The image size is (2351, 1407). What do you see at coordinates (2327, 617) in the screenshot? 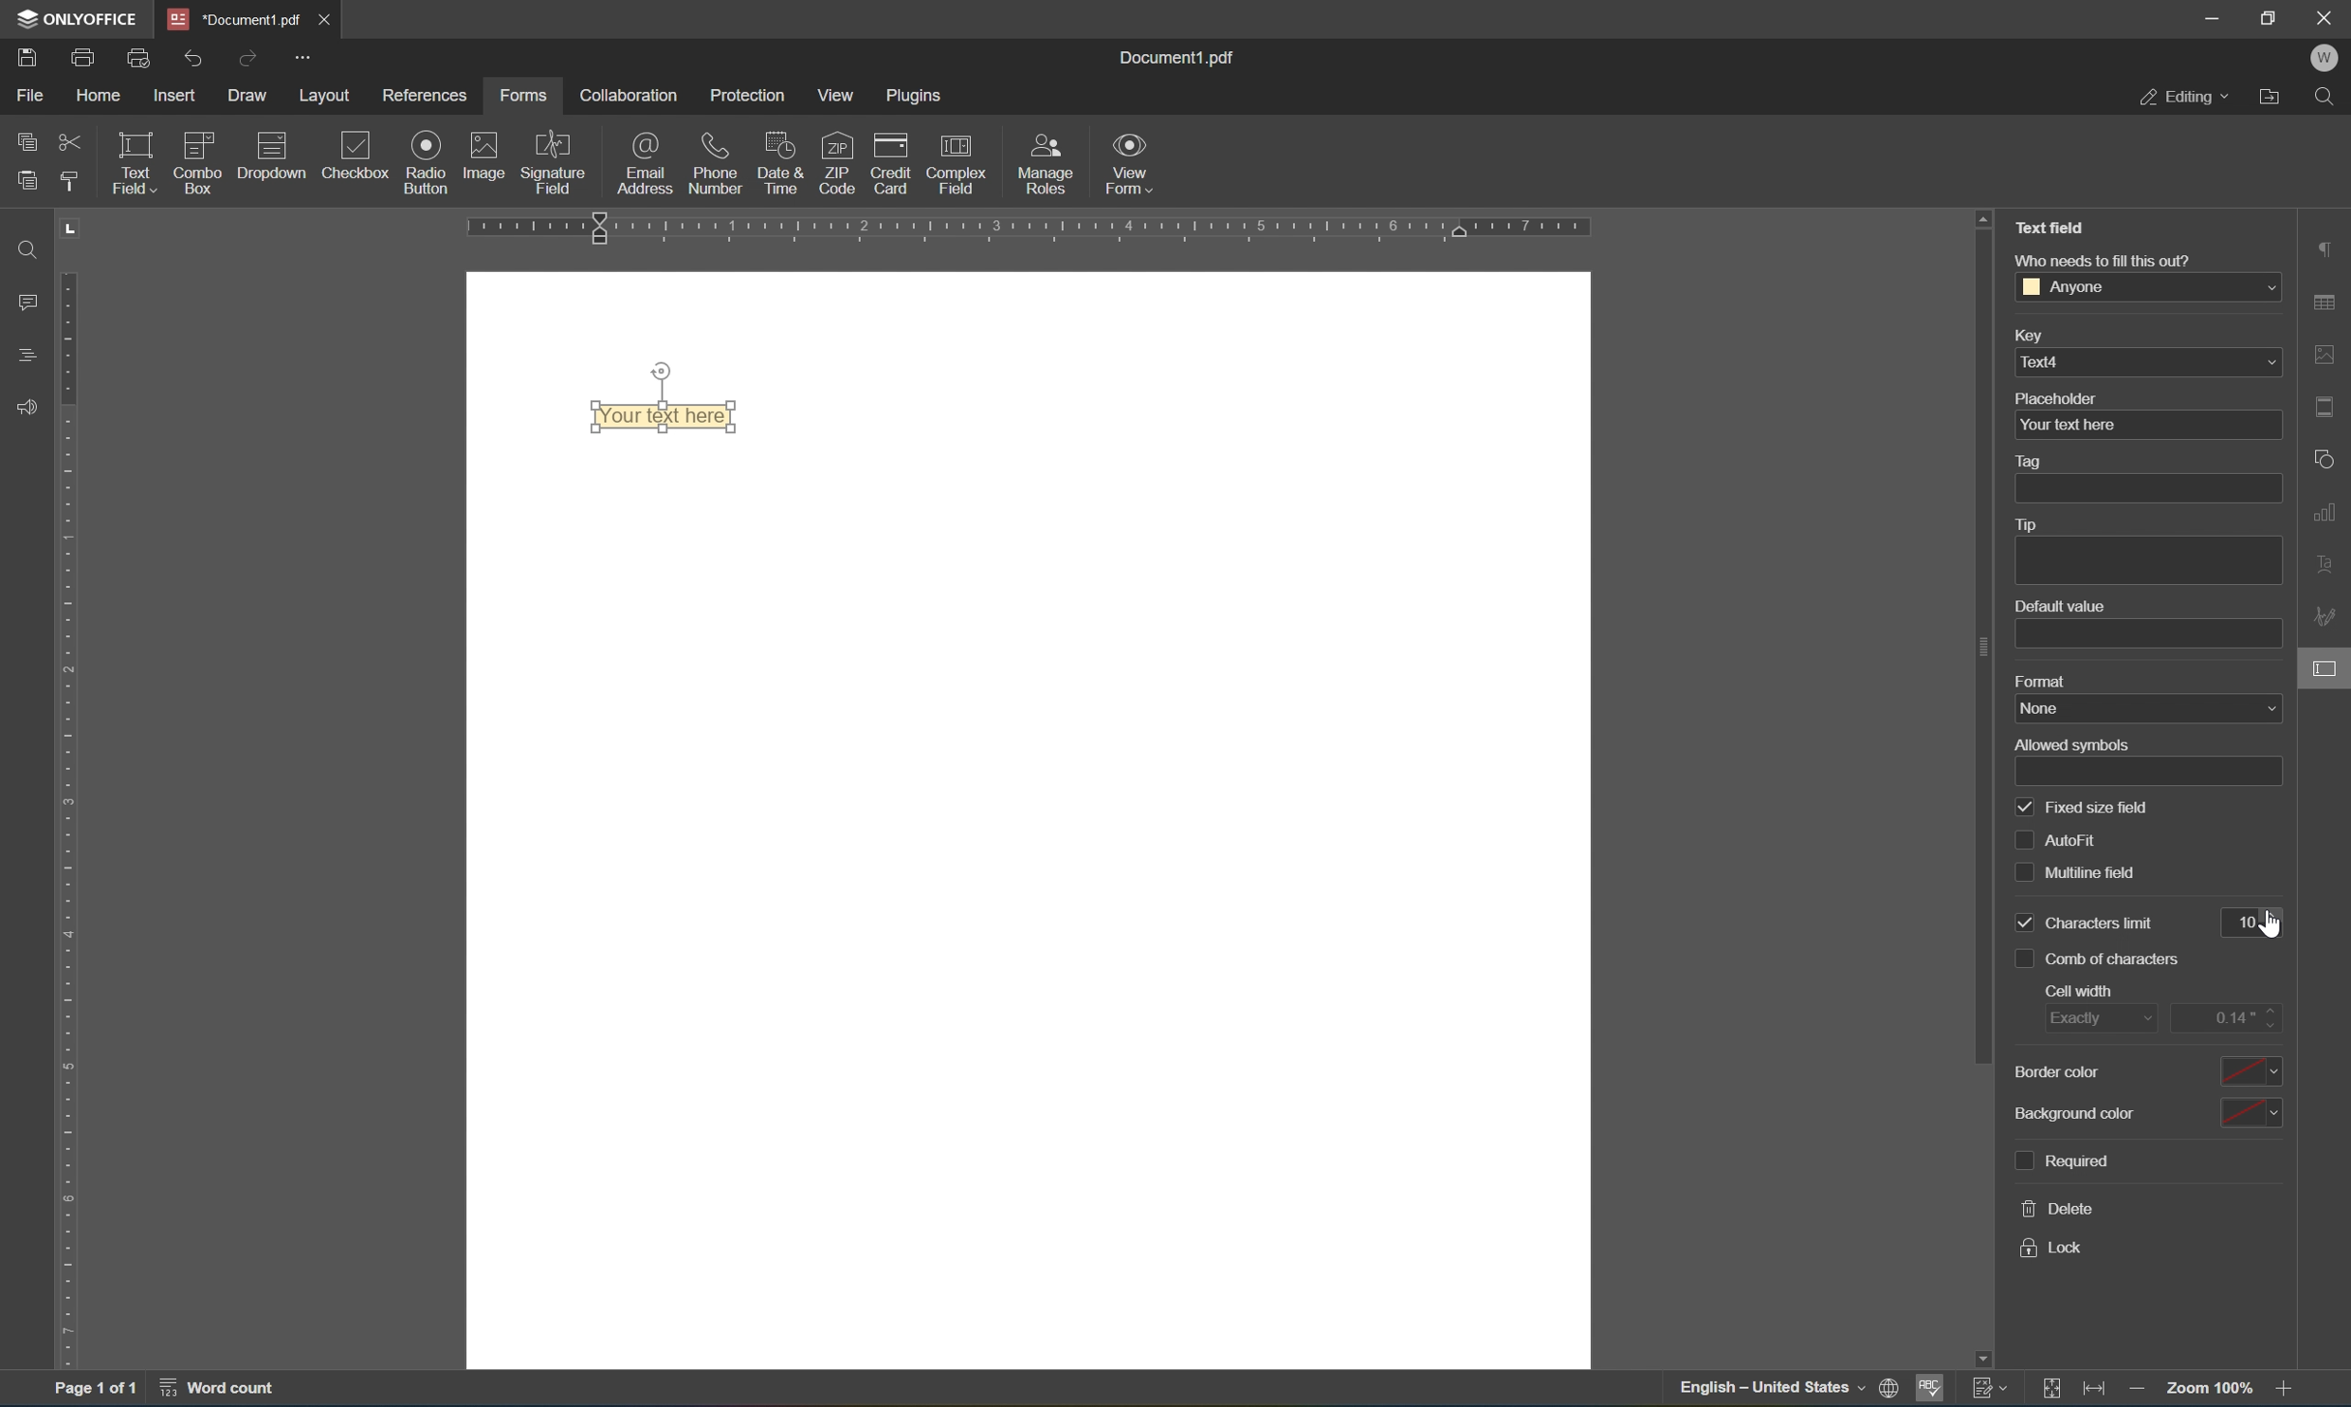
I see `signature settings` at bounding box center [2327, 617].